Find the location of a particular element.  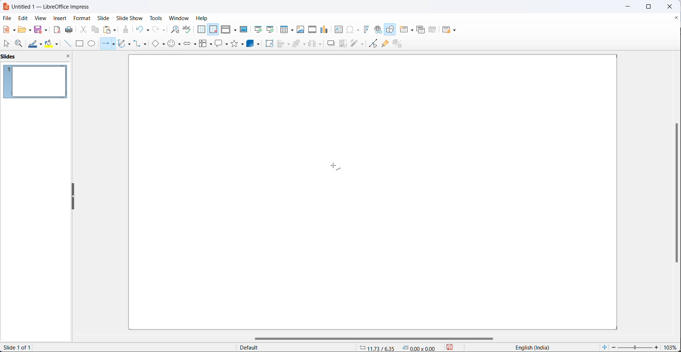

-0.93/0.27 0.00*0.00 is located at coordinates (400, 347).